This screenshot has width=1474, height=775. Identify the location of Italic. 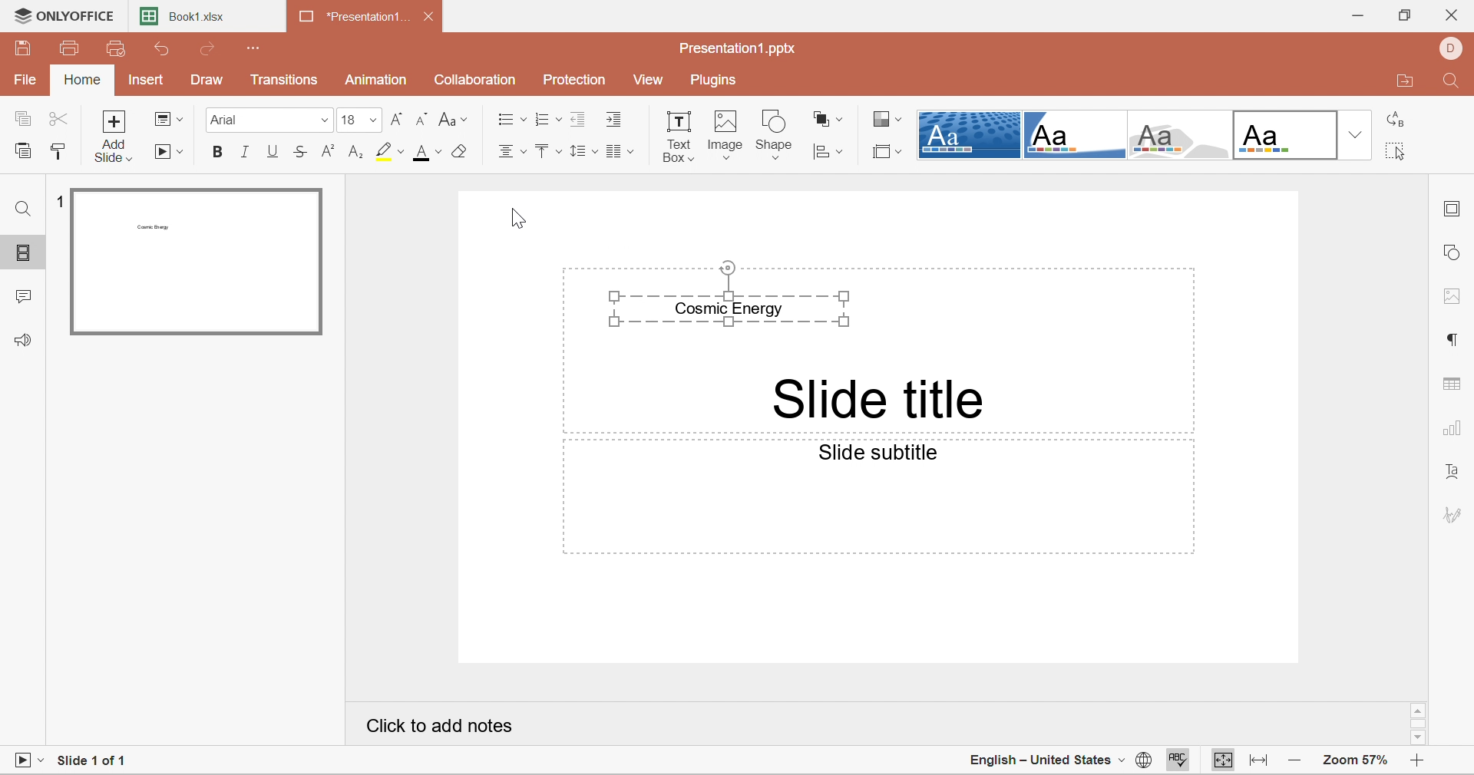
(245, 153).